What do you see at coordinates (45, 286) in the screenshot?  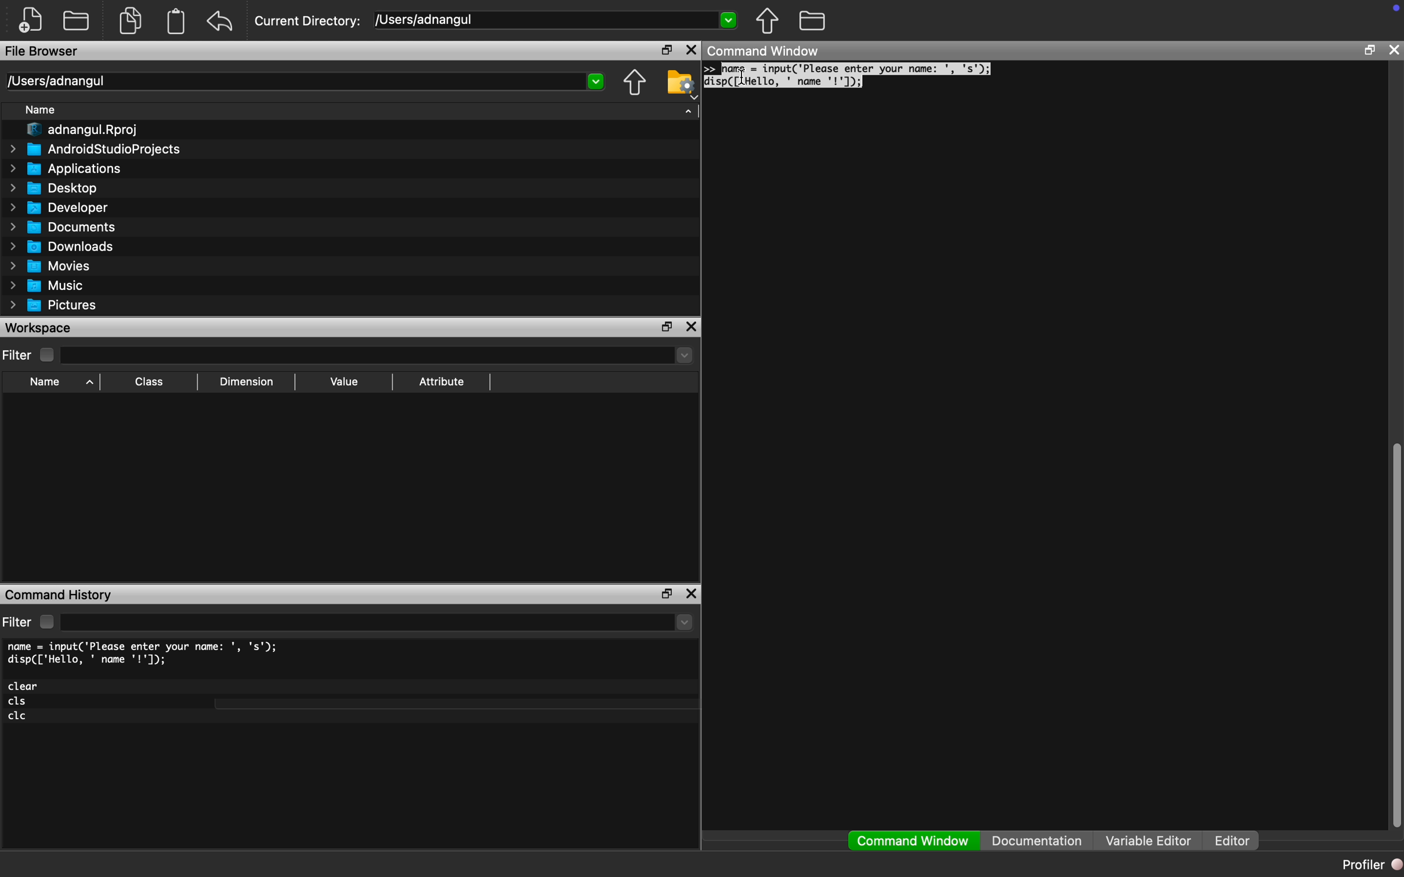 I see `Music` at bounding box center [45, 286].